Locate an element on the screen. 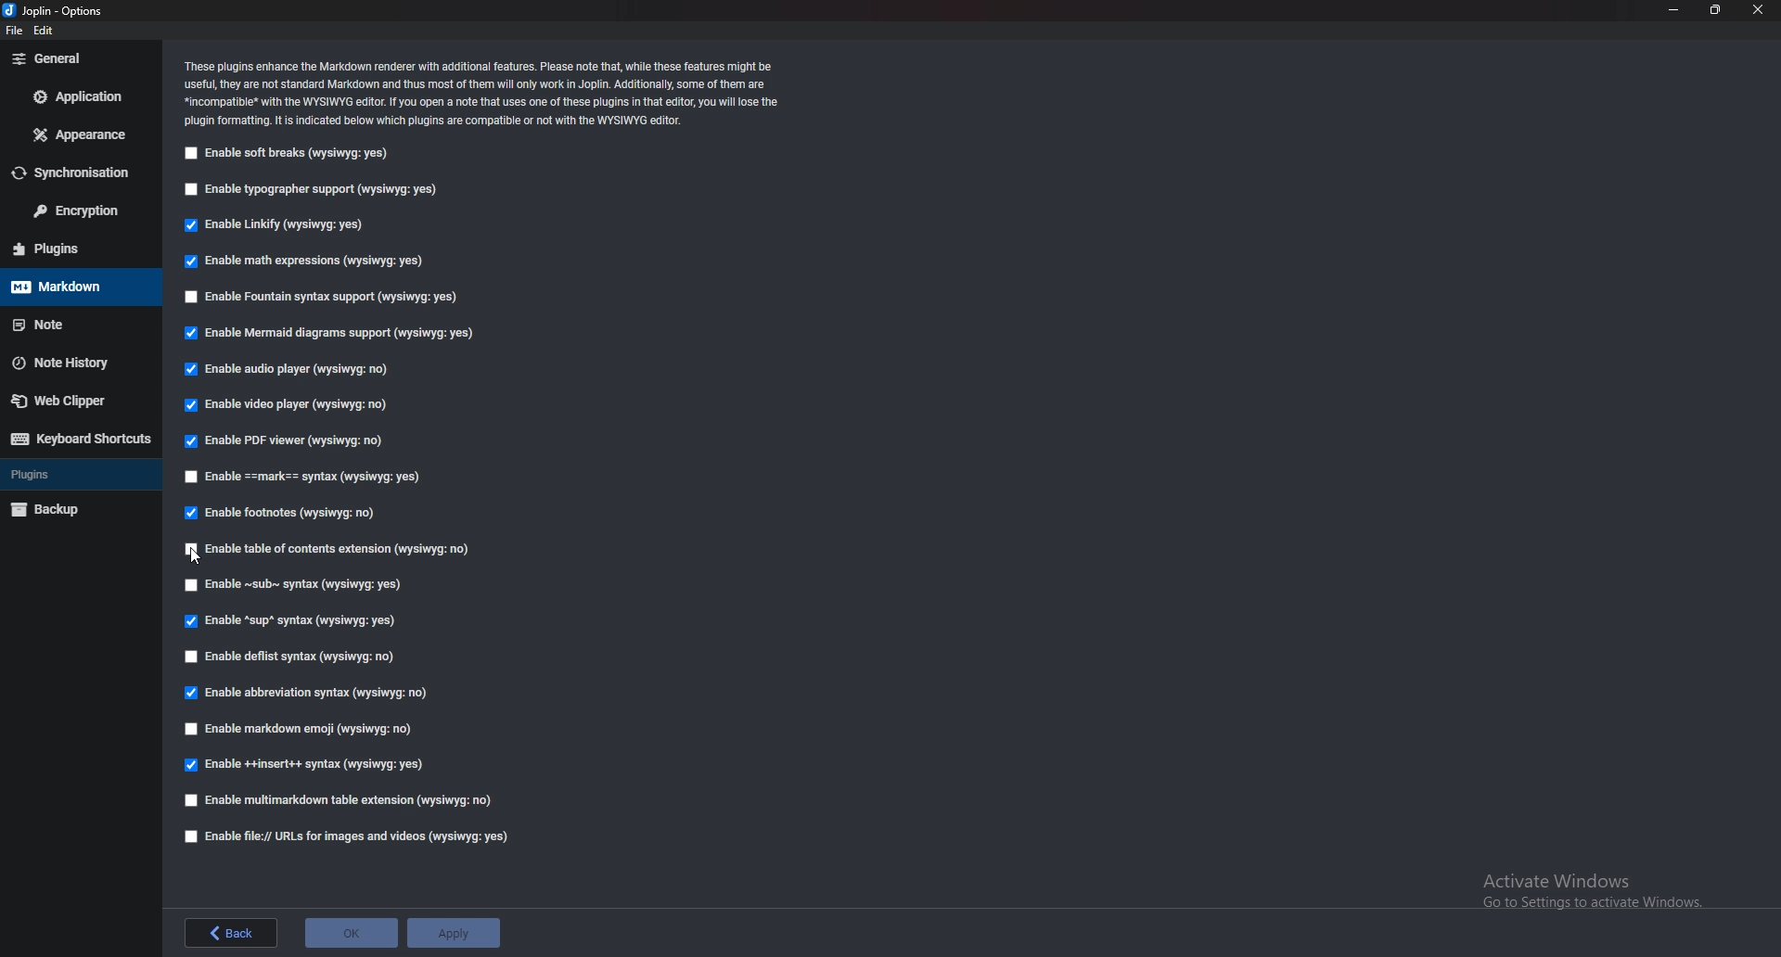  Enable sub syntax is located at coordinates (294, 586).